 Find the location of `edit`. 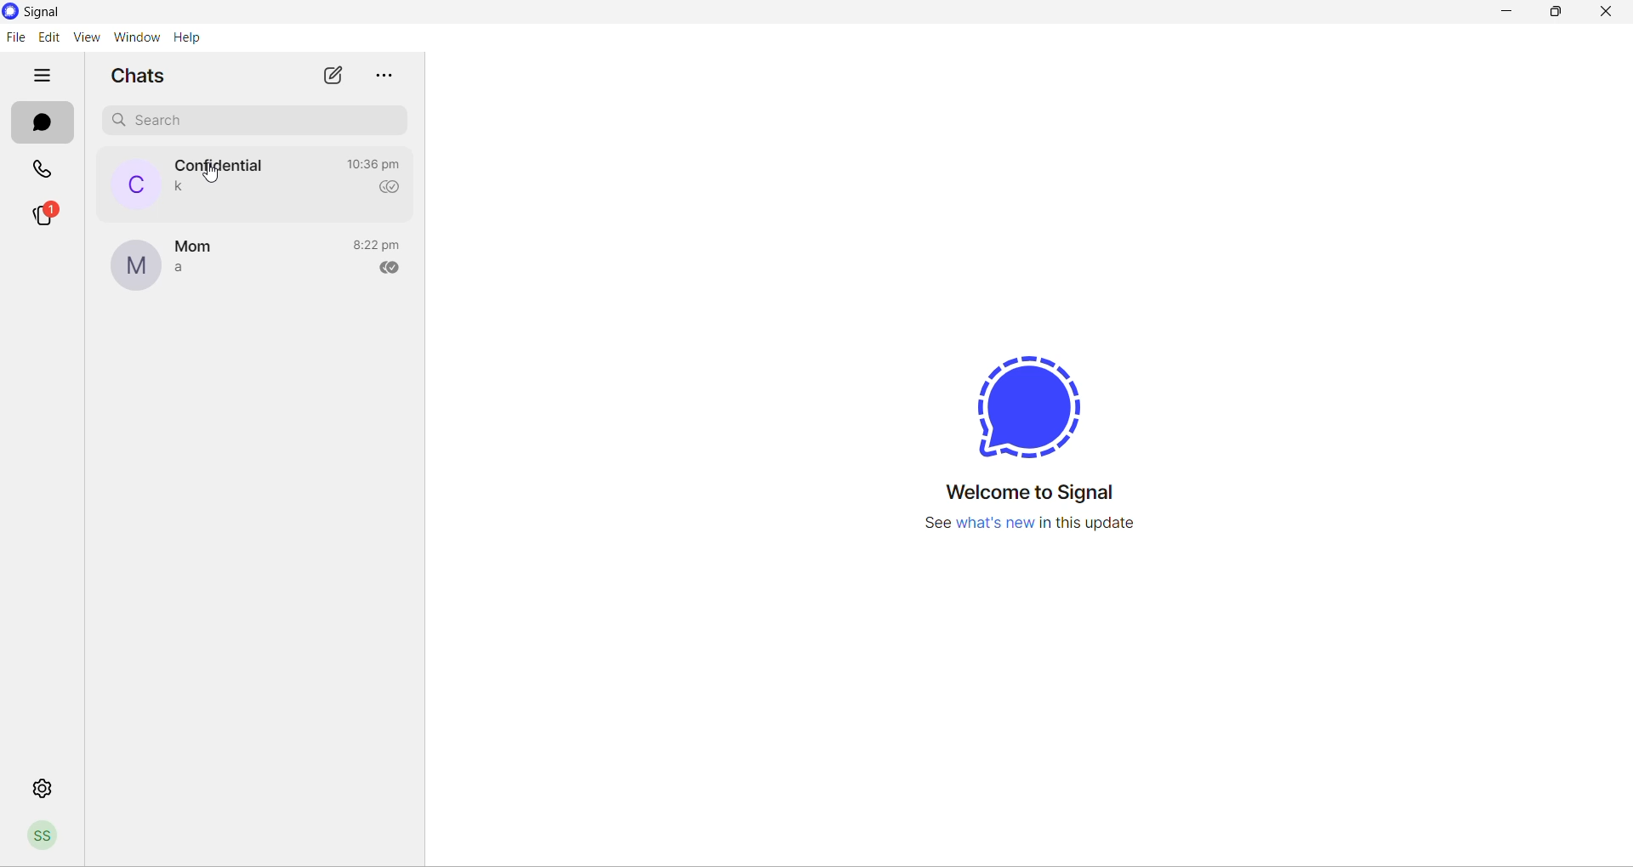

edit is located at coordinates (48, 38).